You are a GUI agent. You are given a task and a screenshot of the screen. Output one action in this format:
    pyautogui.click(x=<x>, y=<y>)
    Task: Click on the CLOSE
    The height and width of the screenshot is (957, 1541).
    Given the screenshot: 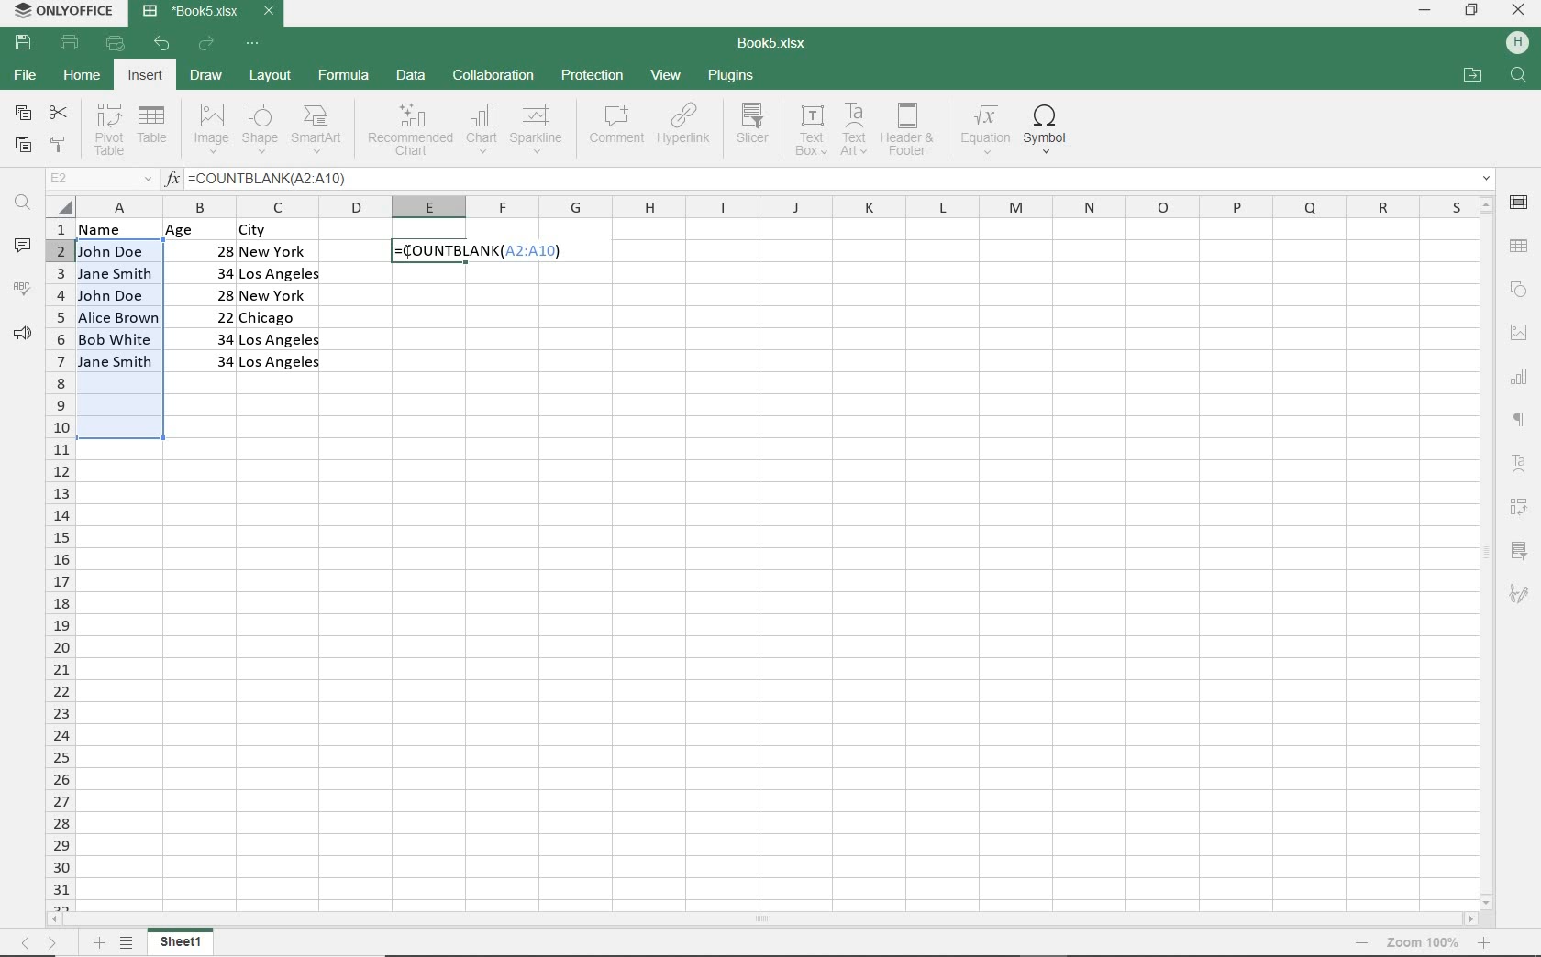 What is the action you would take?
    pyautogui.click(x=1519, y=9)
    